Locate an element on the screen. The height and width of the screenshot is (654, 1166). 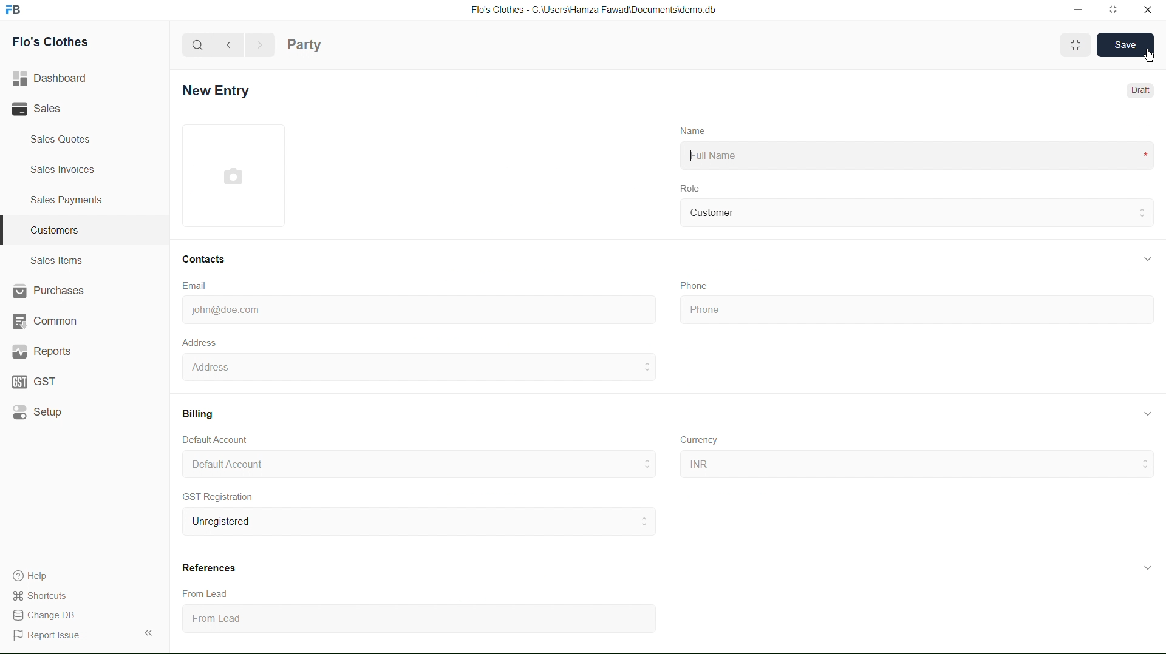
Contacts is located at coordinates (207, 259).